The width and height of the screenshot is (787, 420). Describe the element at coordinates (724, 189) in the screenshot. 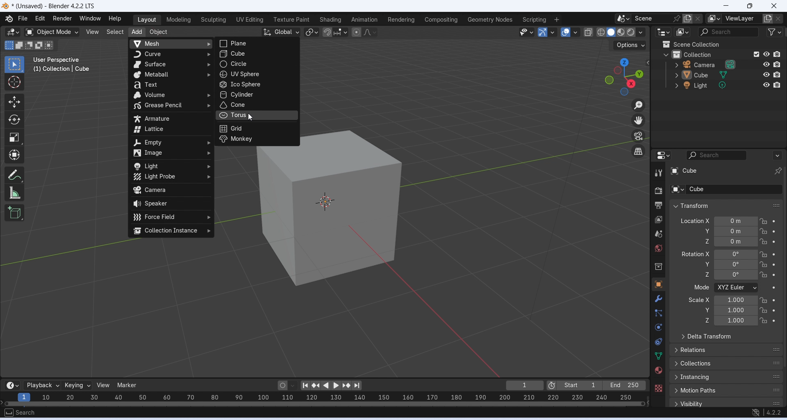

I see `Cube sub layer` at that location.